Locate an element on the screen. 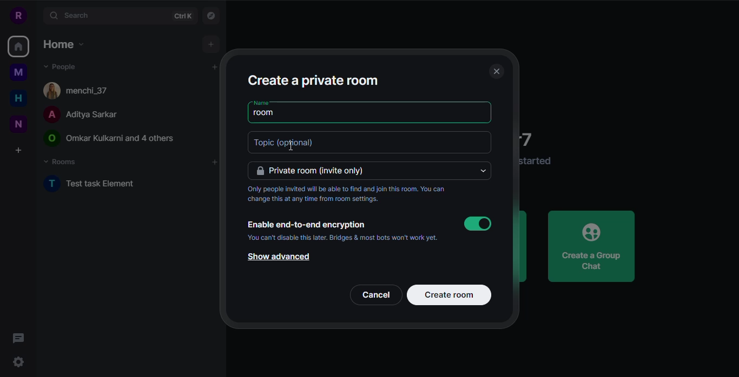 Image resolution: width=739 pixels, height=377 pixels. Cursor on topic is located at coordinates (286, 143).